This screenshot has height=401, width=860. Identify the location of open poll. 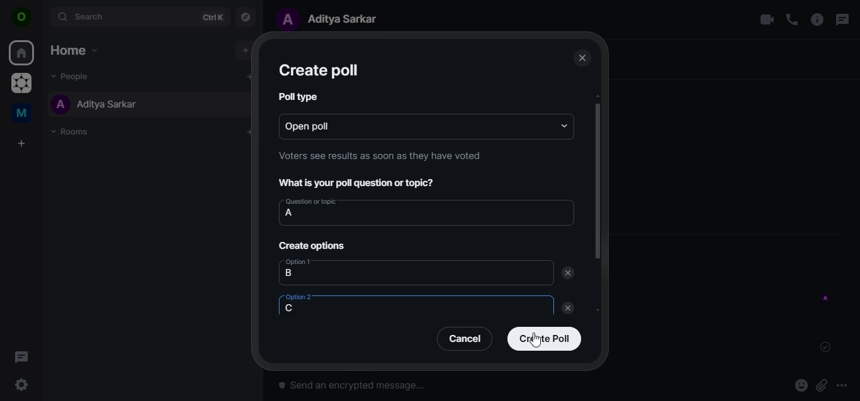
(323, 124).